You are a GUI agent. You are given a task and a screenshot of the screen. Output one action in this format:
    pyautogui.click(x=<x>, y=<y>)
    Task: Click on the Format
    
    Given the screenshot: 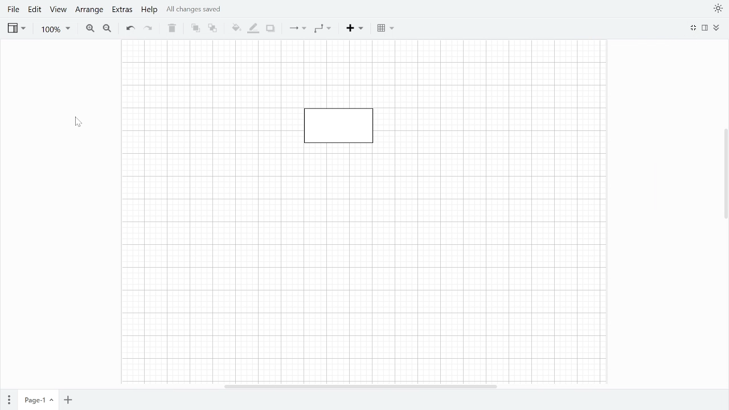 What is the action you would take?
    pyautogui.click(x=707, y=28)
    